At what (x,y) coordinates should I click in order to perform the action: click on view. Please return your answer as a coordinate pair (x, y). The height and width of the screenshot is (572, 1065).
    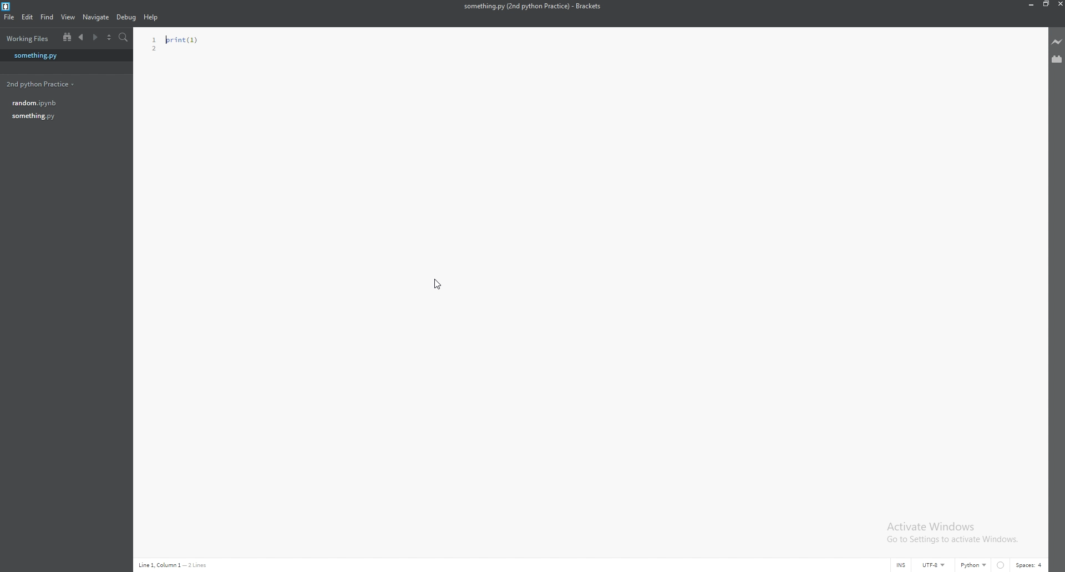
    Looking at the image, I should click on (68, 17).